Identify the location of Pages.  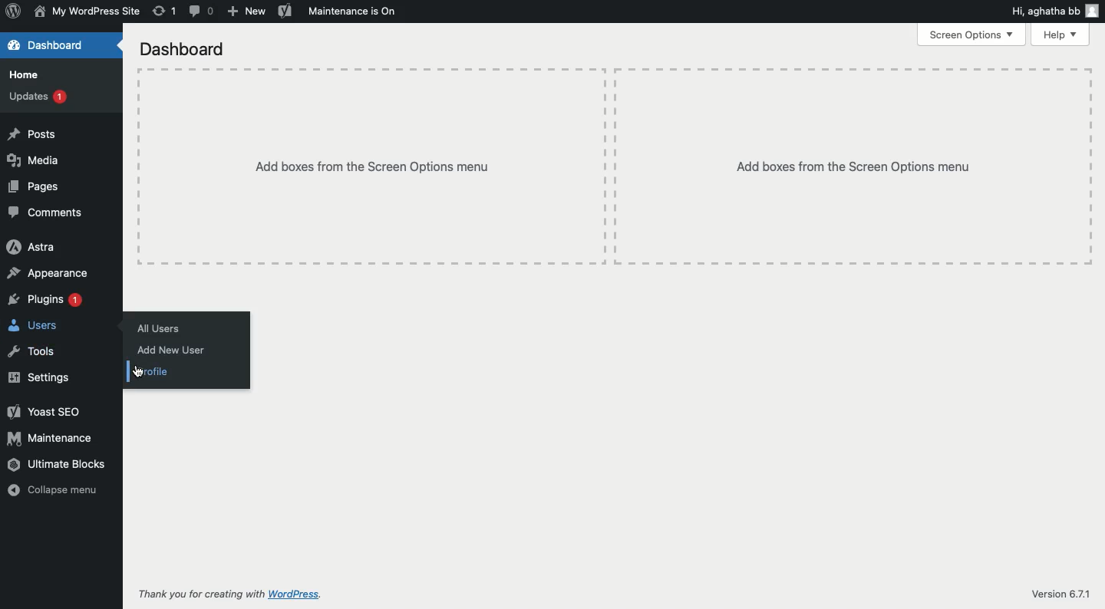
(35, 188).